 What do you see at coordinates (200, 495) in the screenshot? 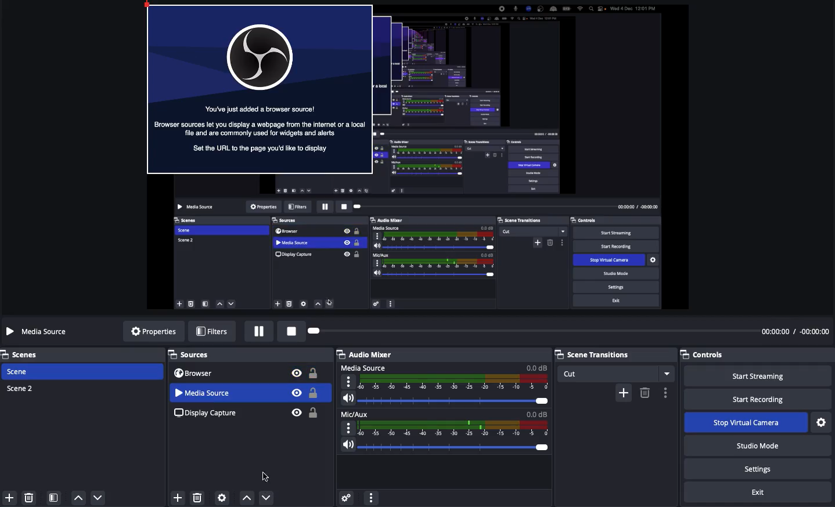
I see `Delete` at bounding box center [200, 495].